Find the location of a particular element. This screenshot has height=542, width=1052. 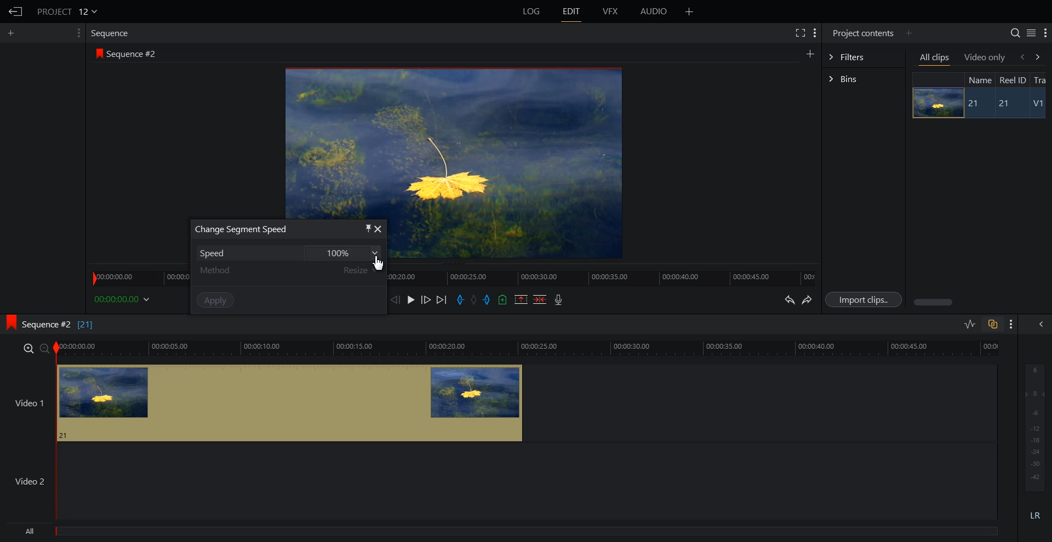

Redo is located at coordinates (808, 300).